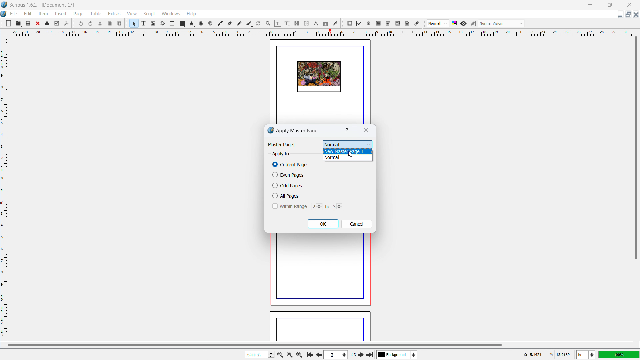 The image size is (640, 360). What do you see at coordinates (463, 24) in the screenshot?
I see `preview mode` at bounding box center [463, 24].